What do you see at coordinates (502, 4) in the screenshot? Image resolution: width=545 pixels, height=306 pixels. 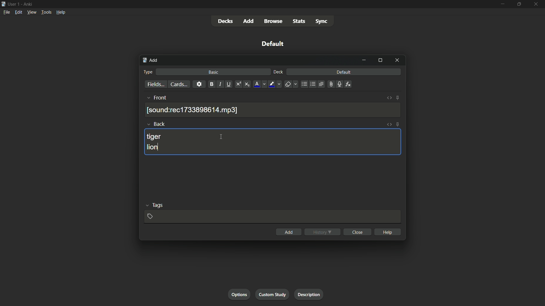 I see `minimize` at bounding box center [502, 4].